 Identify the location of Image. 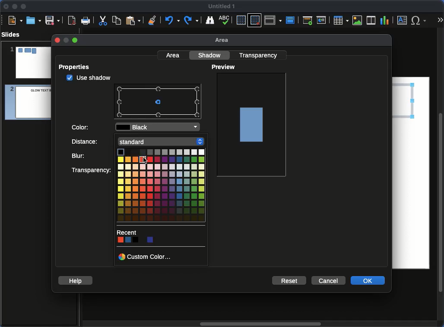
(358, 20).